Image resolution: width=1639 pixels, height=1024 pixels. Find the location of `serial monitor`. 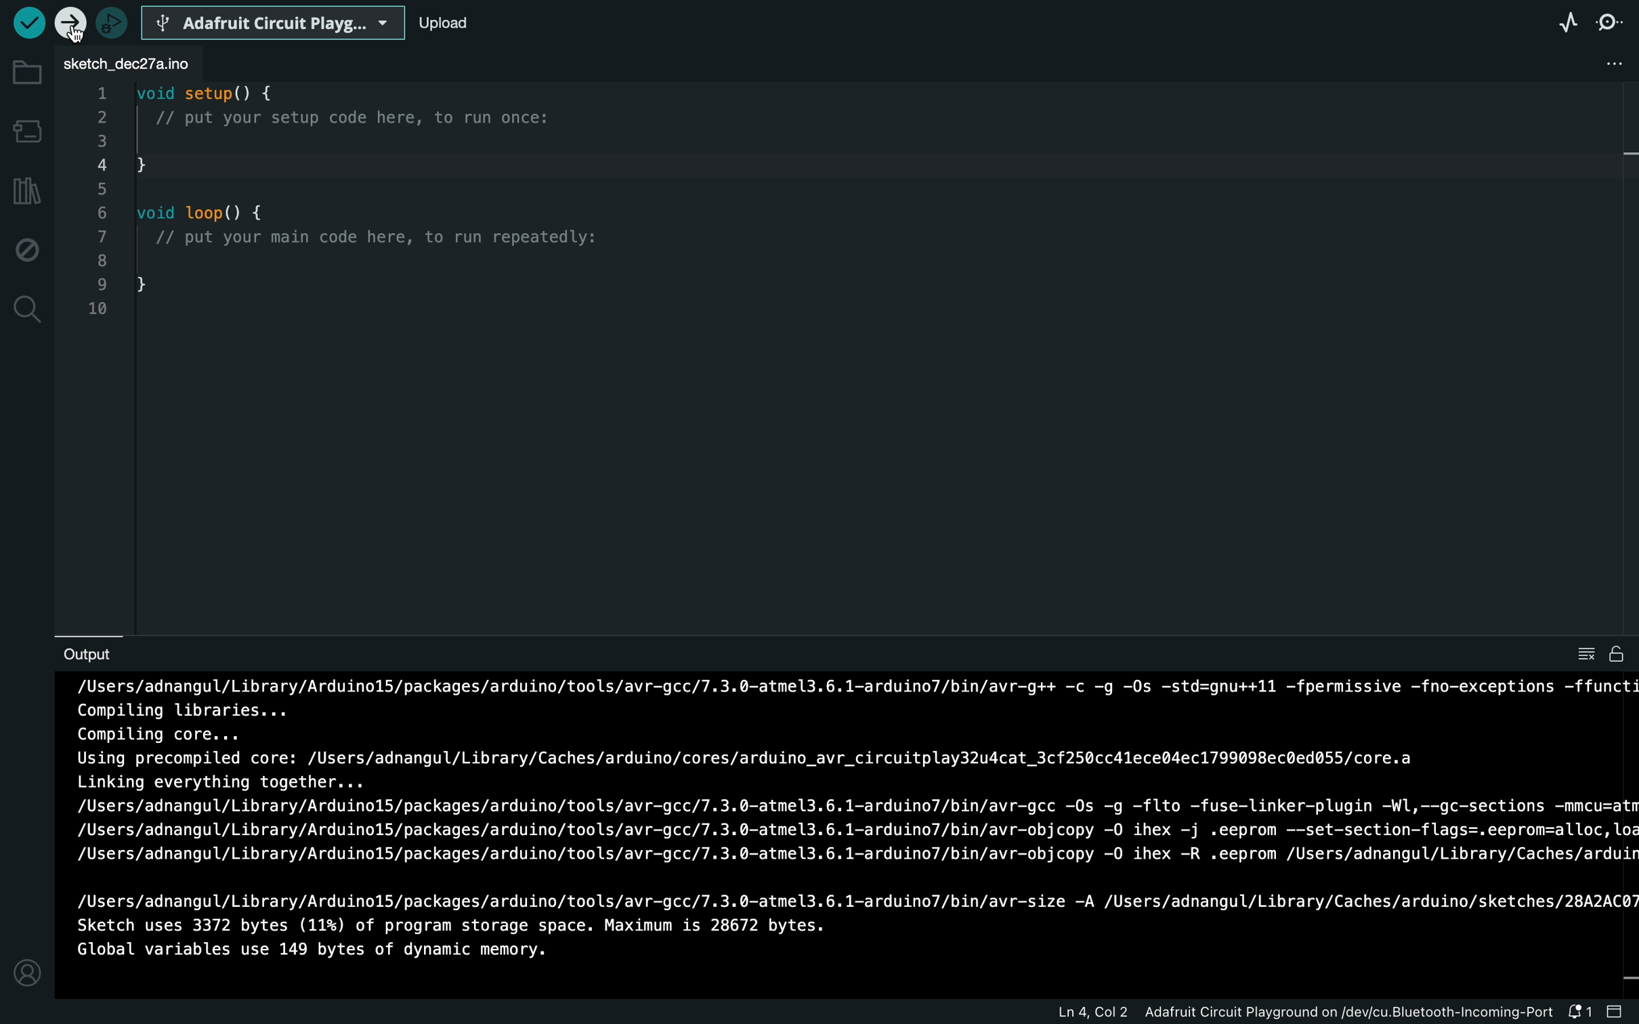

serial monitor is located at coordinates (1609, 20).